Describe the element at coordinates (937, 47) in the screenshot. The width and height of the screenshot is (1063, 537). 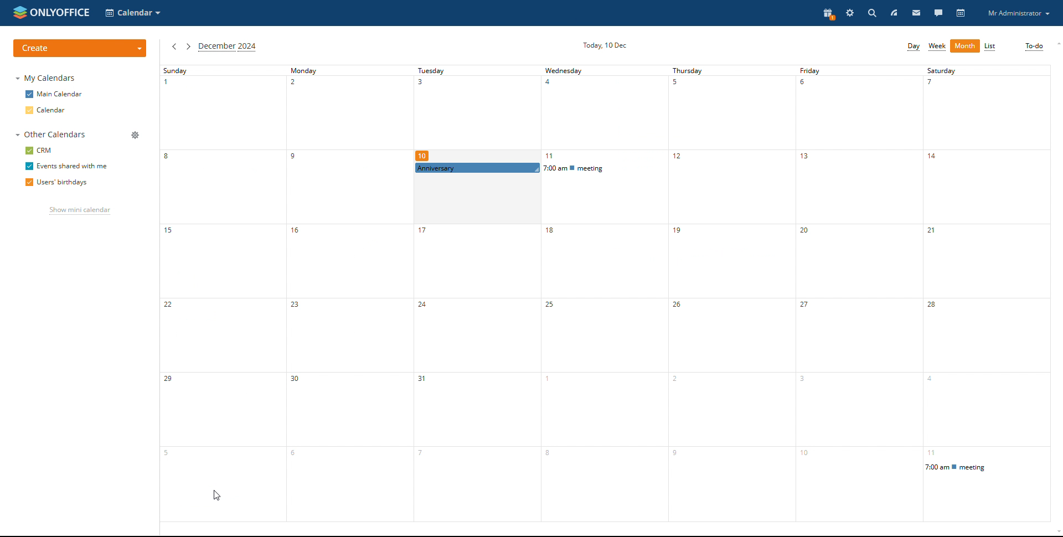
I see `week view` at that location.